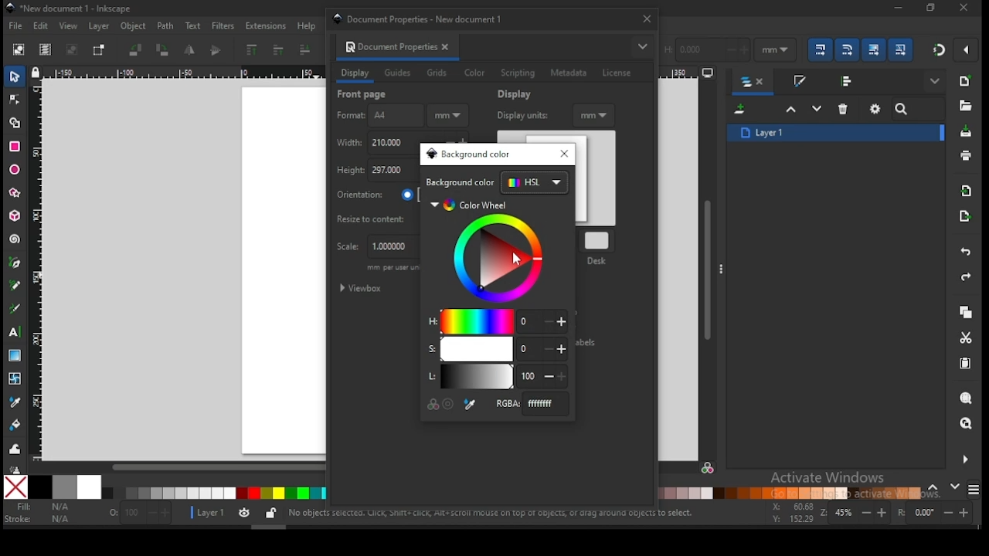  What do you see at coordinates (474, 73) in the screenshot?
I see `color` at bounding box center [474, 73].